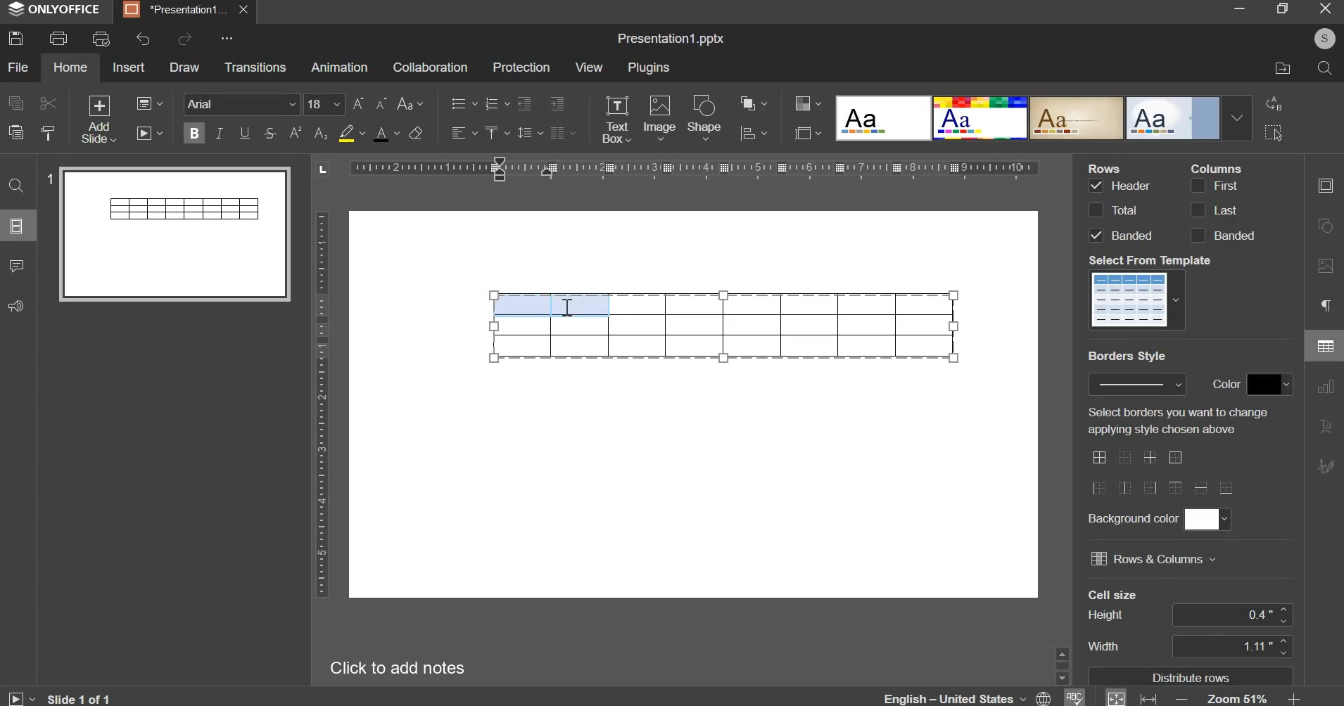  What do you see at coordinates (350, 133) in the screenshot?
I see `fill color` at bounding box center [350, 133].